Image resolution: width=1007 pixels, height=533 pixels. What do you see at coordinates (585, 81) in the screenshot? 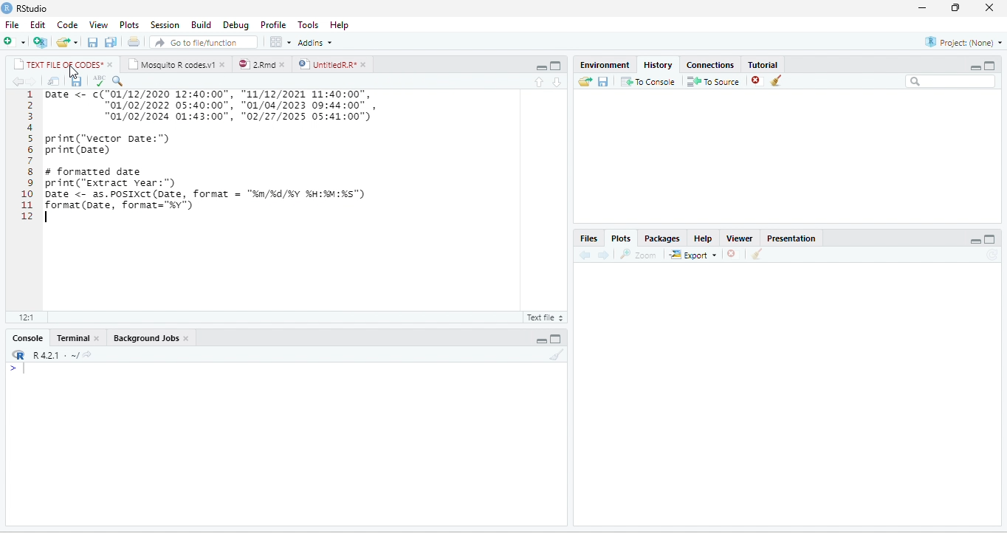
I see `open folder` at bounding box center [585, 81].